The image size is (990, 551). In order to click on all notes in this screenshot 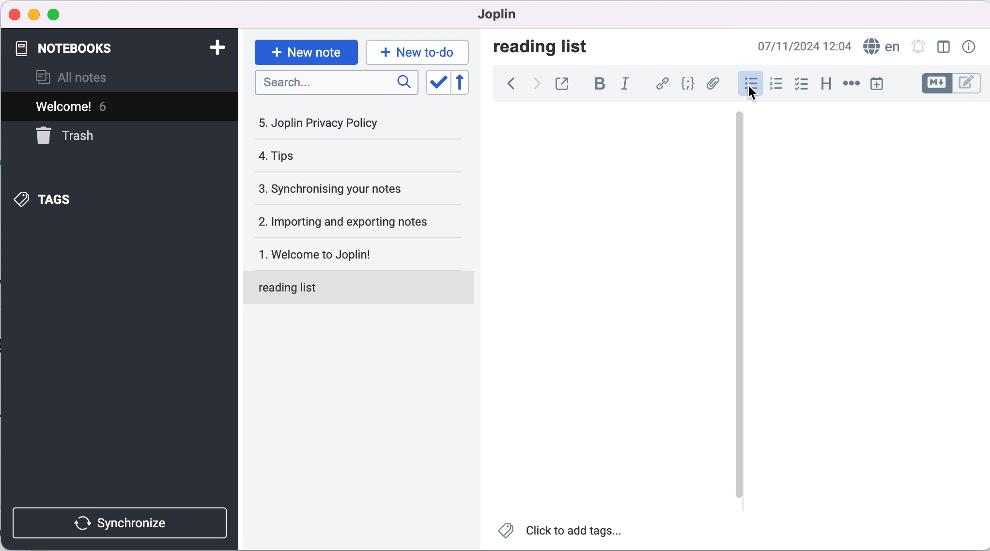, I will do `click(86, 77)`.